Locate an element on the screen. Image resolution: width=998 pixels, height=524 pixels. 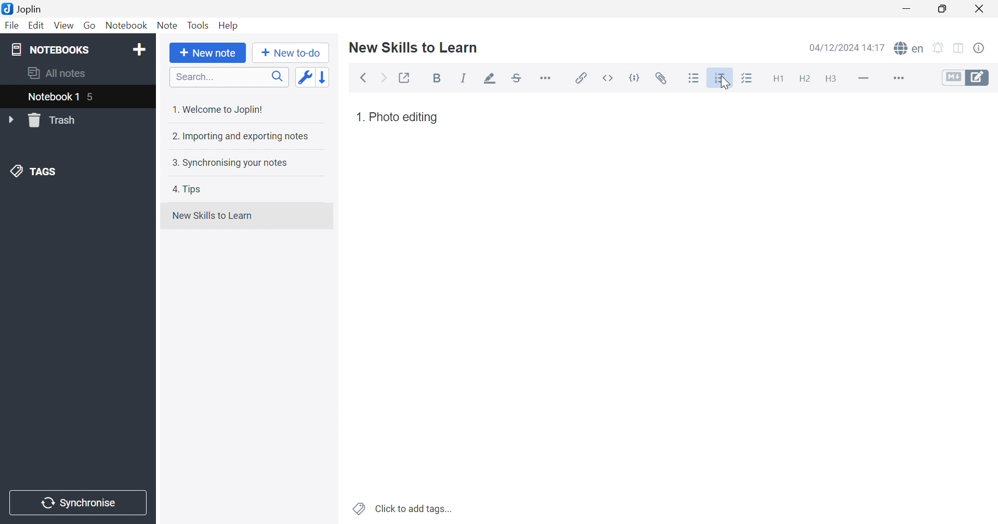
Code Block is located at coordinates (637, 80).